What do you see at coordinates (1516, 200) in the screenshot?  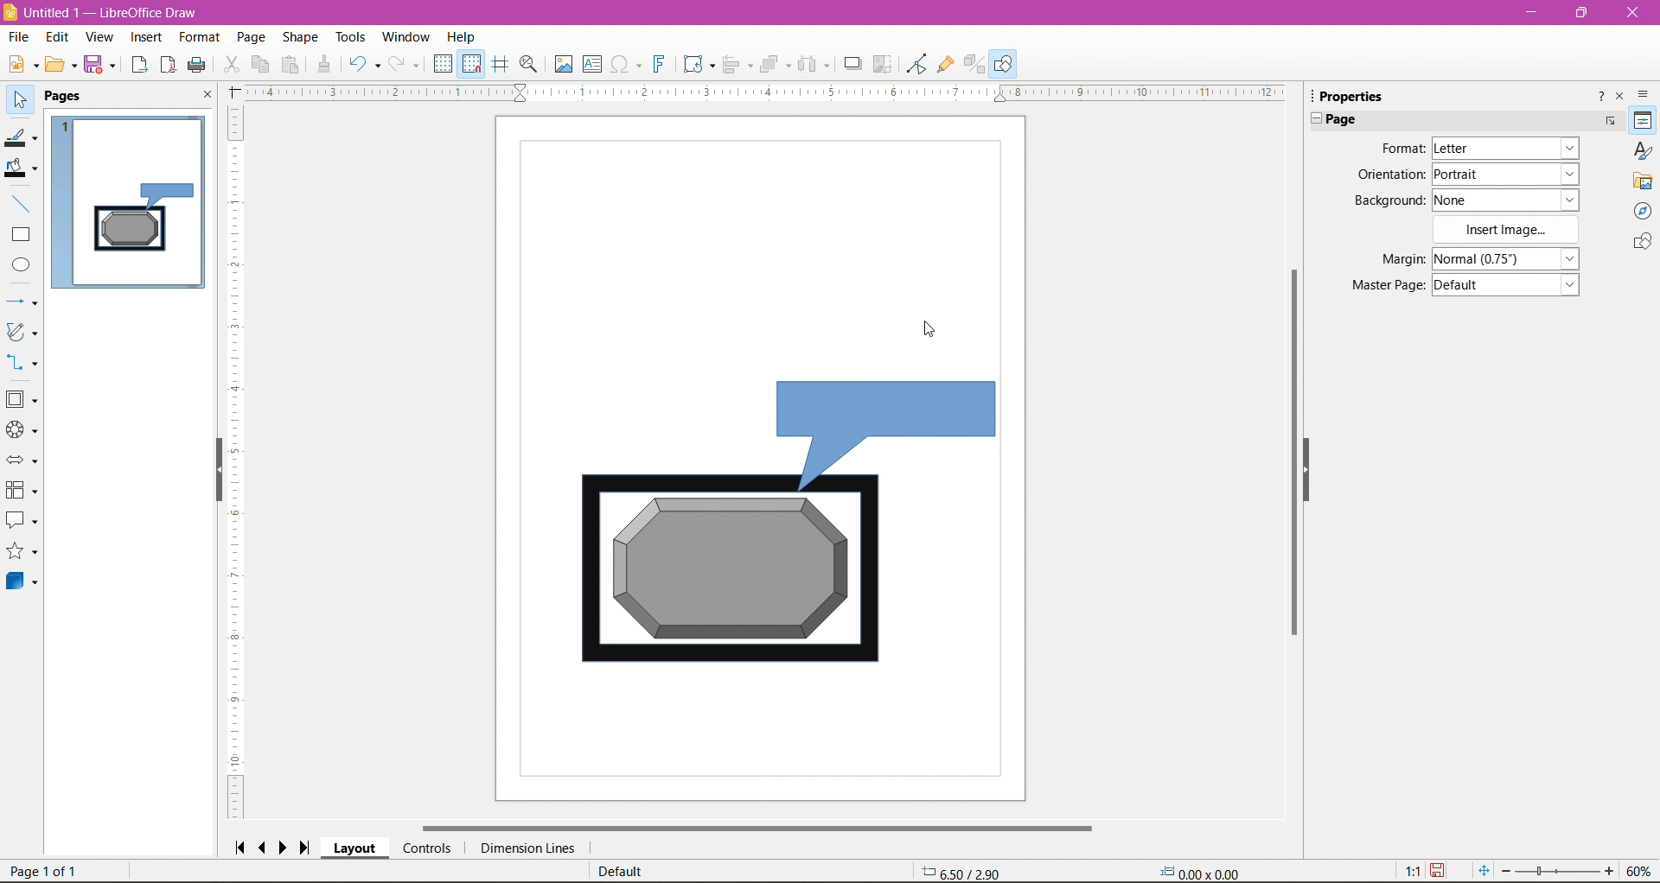 I see `Select background` at bounding box center [1516, 200].